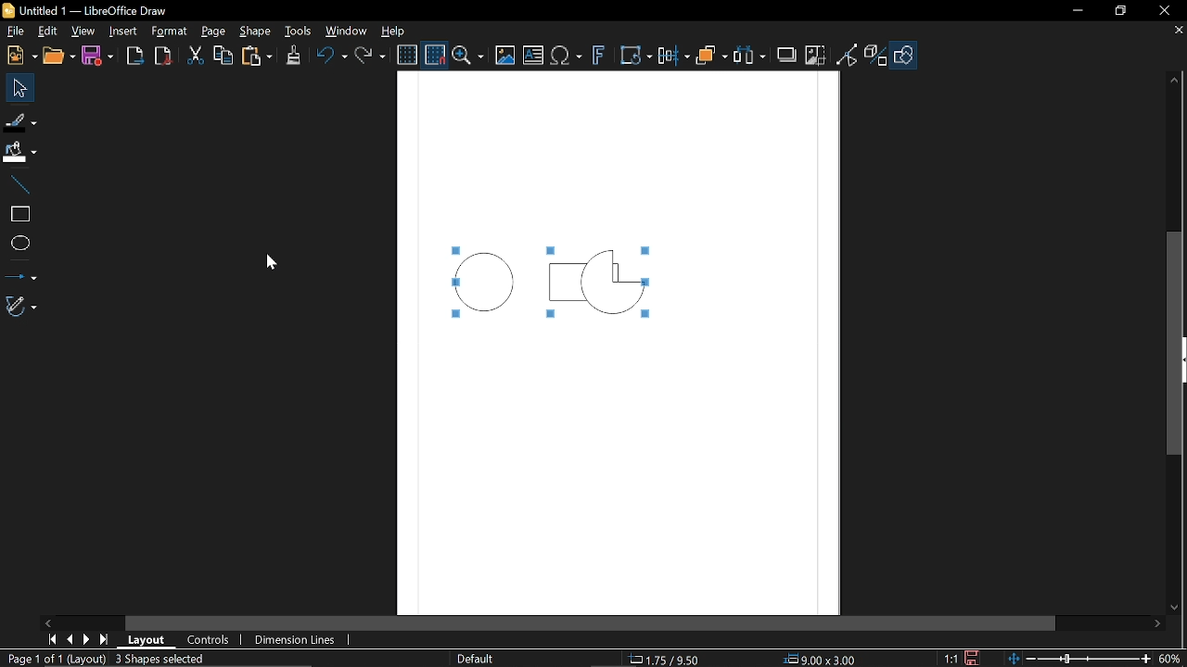  Describe the element at coordinates (223, 56) in the screenshot. I see `Copy` at that location.